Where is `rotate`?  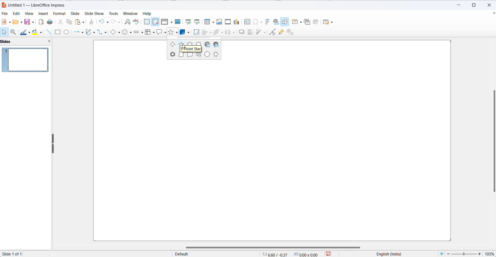
rotate is located at coordinates (197, 32).